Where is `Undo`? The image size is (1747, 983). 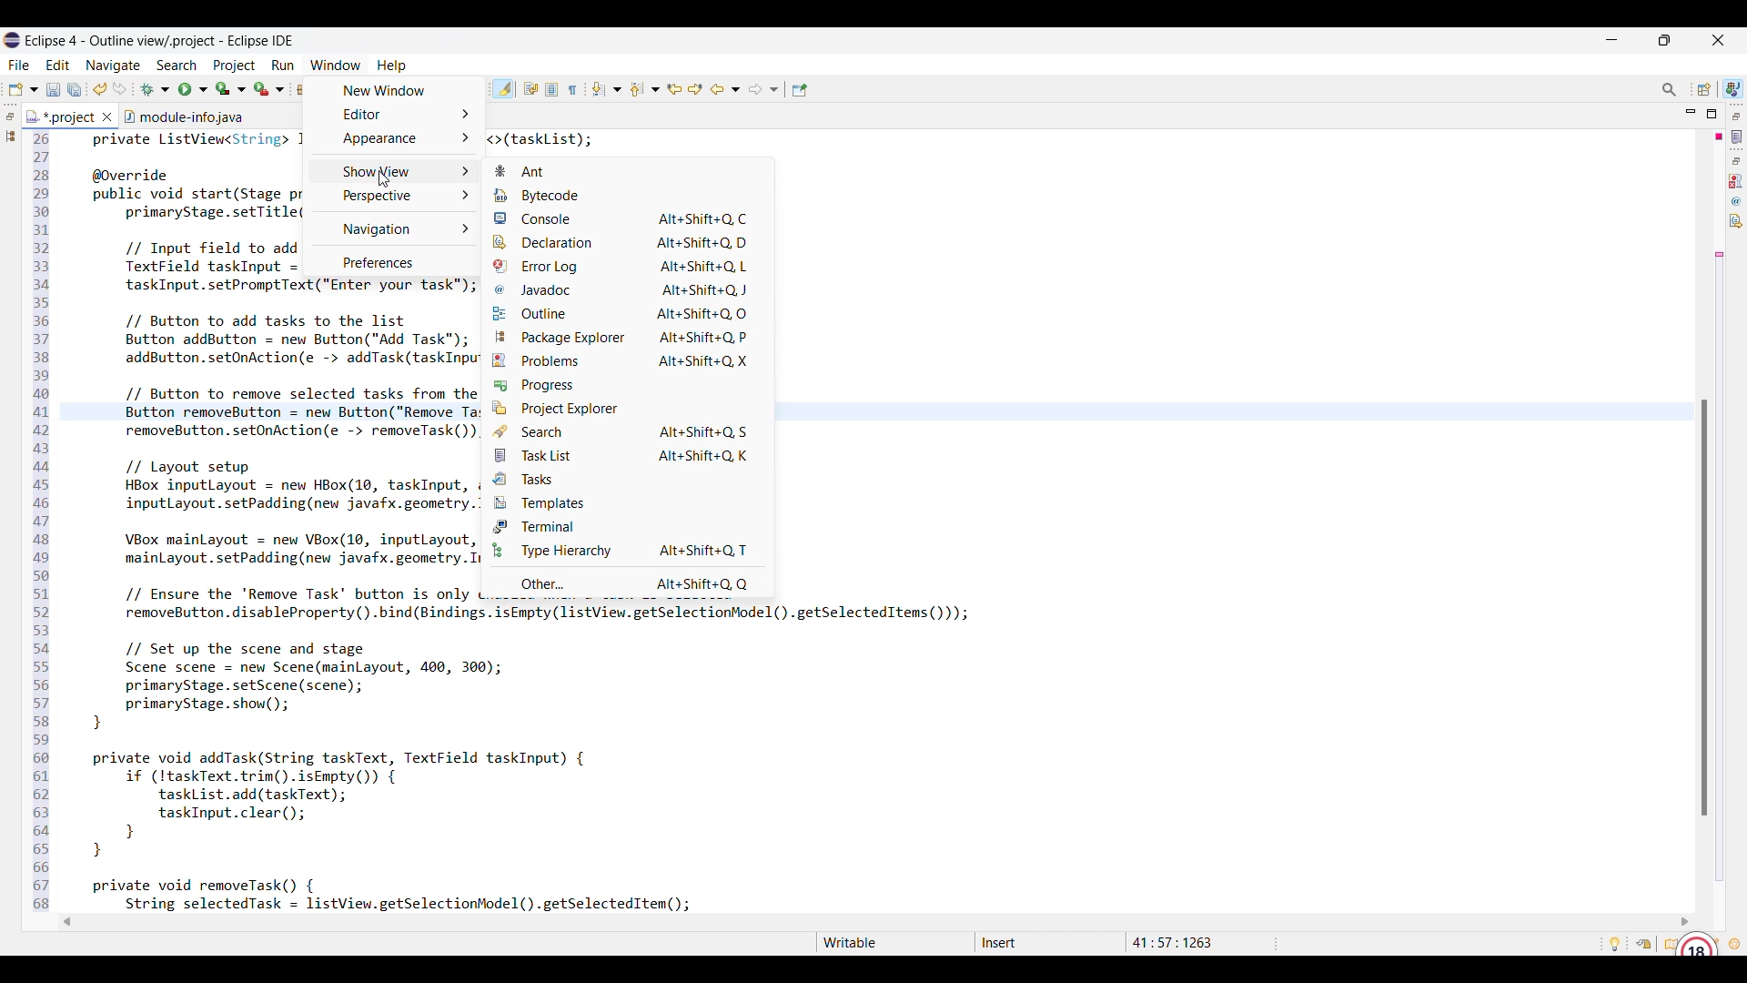
Undo is located at coordinates (100, 88).